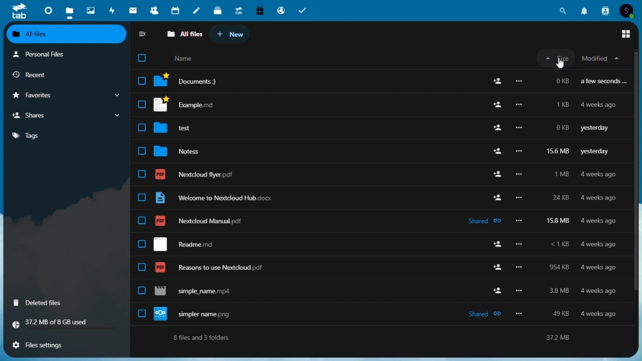  I want to click on modified, so click(601, 58).